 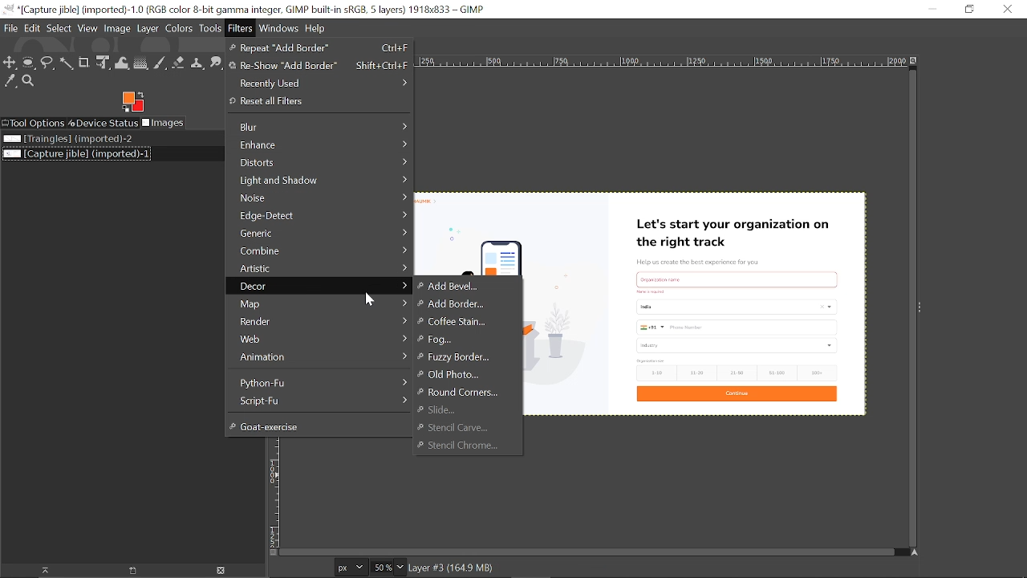 What do you see at coordinates (279, 28) in the screenshot?
I see `Windows` at bounding box center [279, 28].